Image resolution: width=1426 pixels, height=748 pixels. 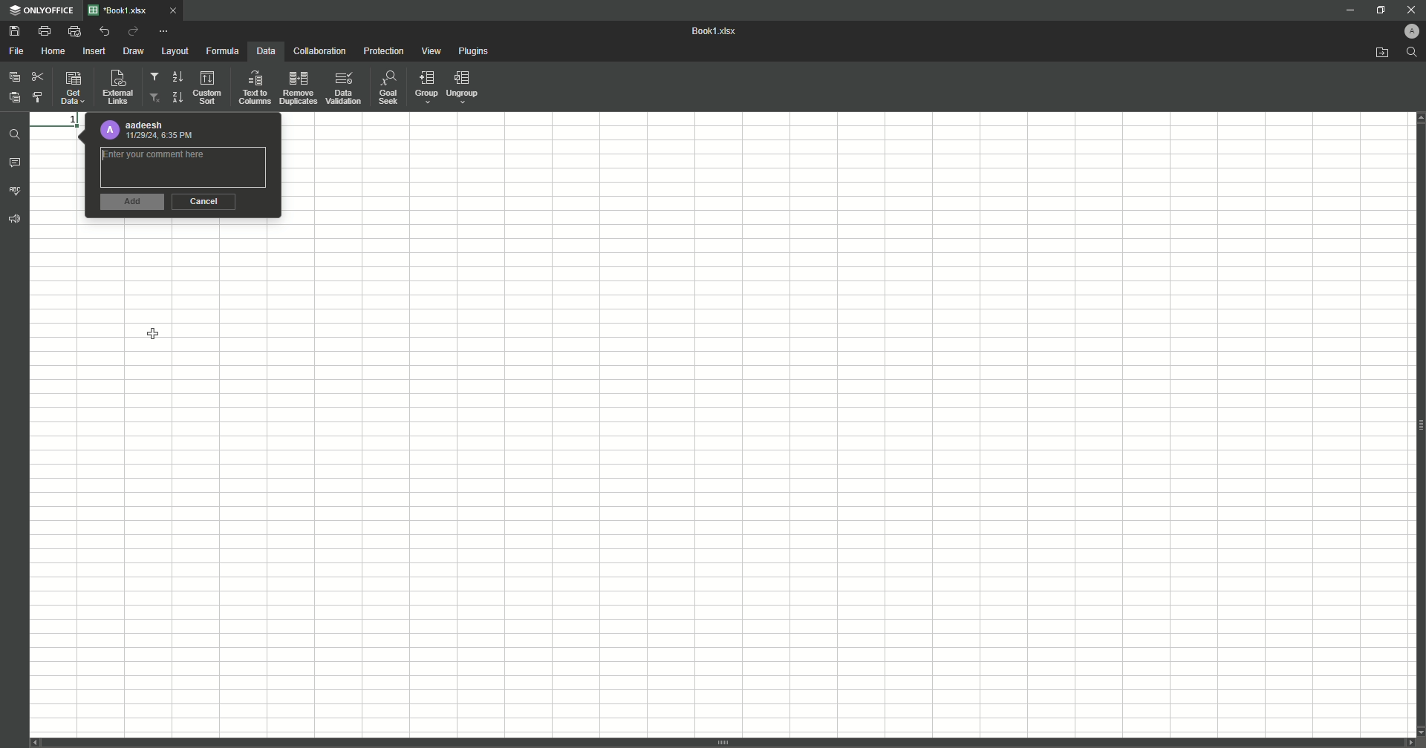 I want to click on Remove Duplicates, so click(x=298, y=88).